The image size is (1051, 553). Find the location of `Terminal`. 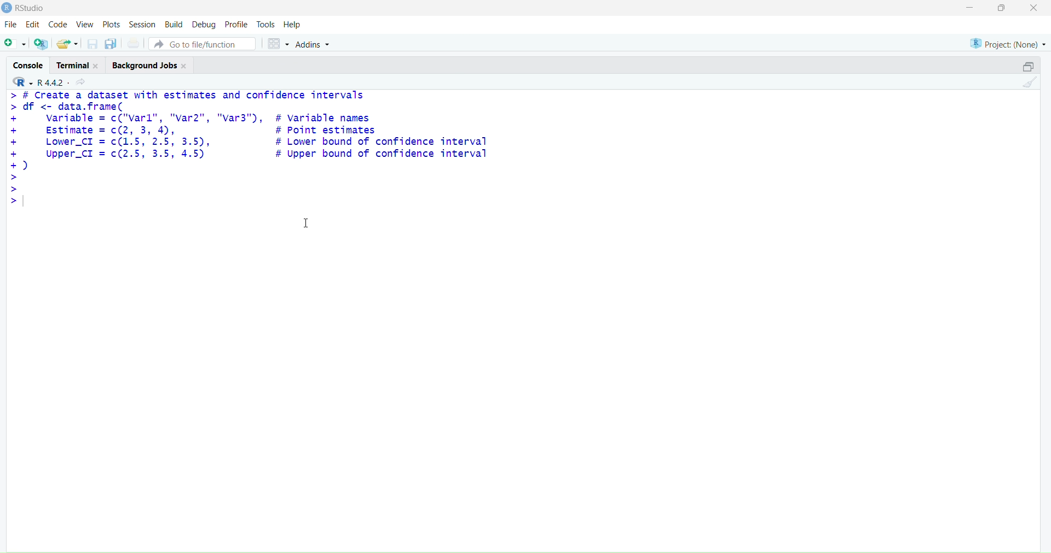

Terminal is located at coordinates (80, 64).